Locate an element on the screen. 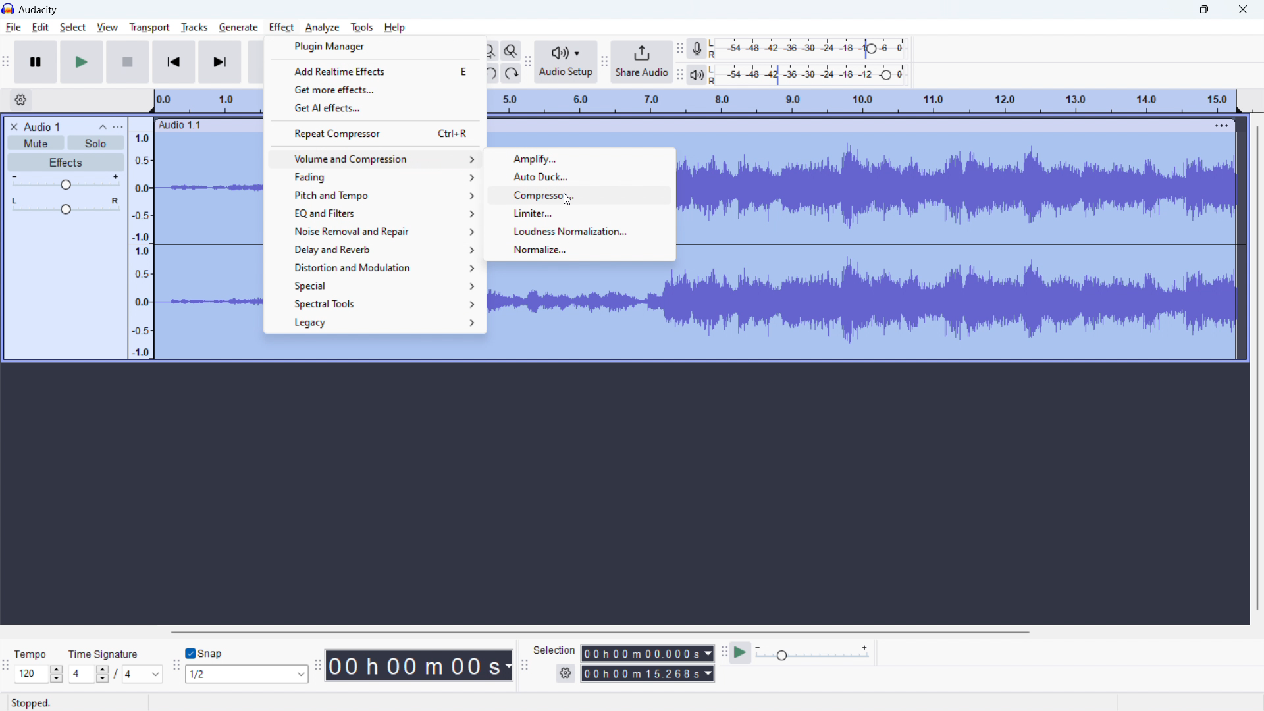 Image resolution: width=1264 pixels, height=711 pixels. project title is located at coordinates (41, 127).